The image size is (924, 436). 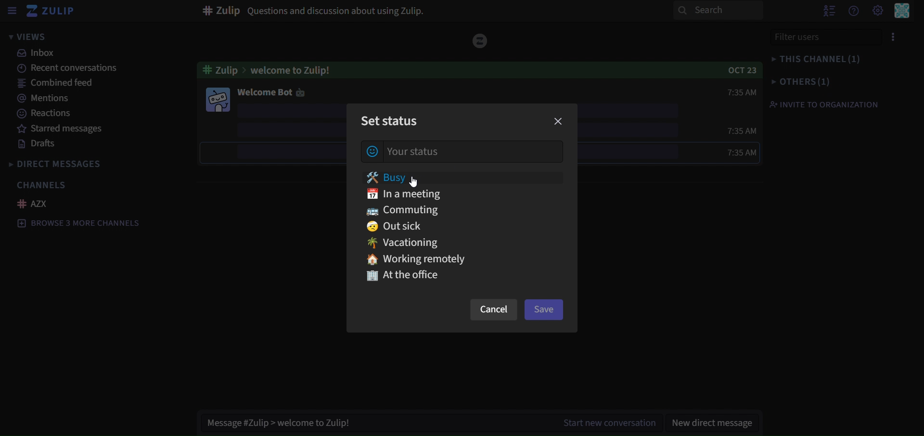 What do you see at coordinates (823, 104) in the screenshot?
I see `invite to organisation` at bounding box center [823, 104].